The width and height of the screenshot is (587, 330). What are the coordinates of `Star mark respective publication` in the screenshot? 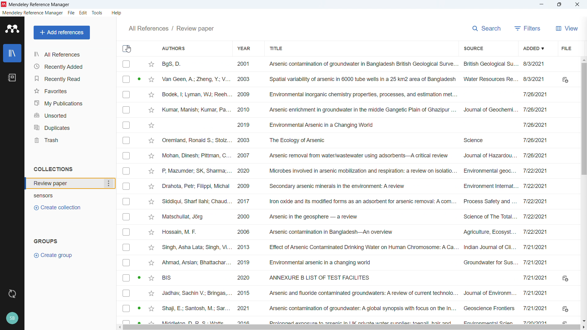 It's located at (151, 80).